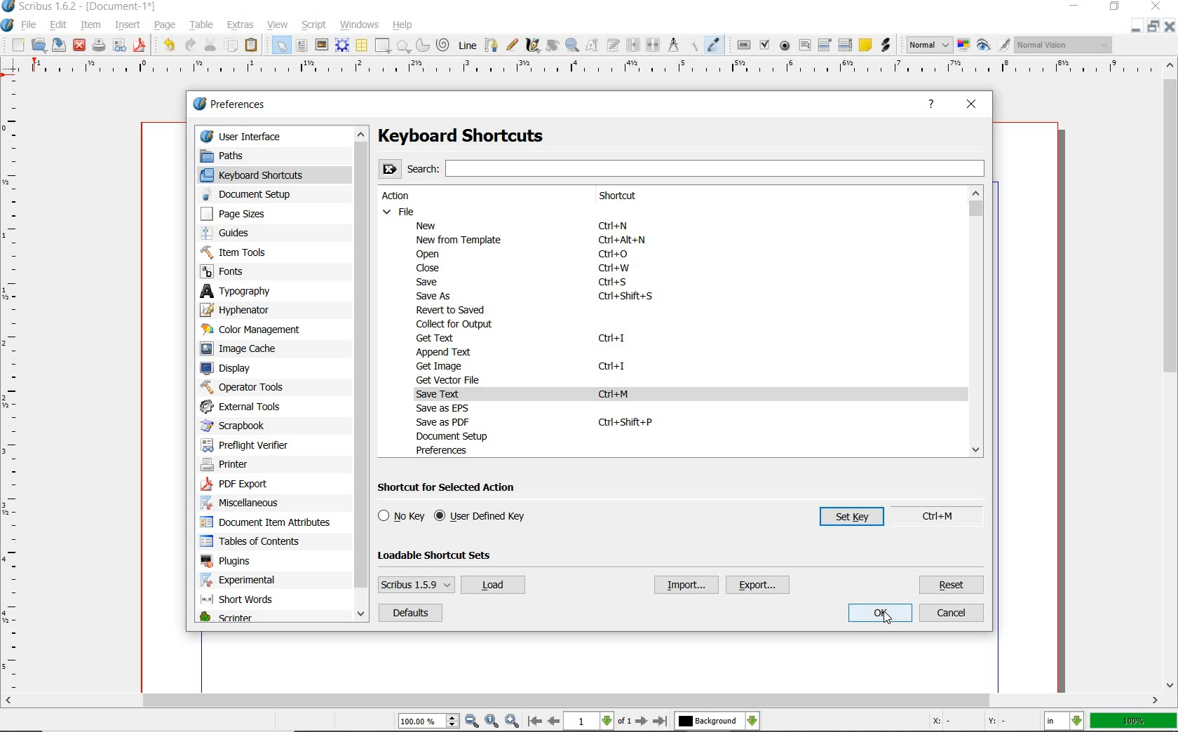 This screenshot has width=1178, height=732. I want to click on view, so click(278, 25).